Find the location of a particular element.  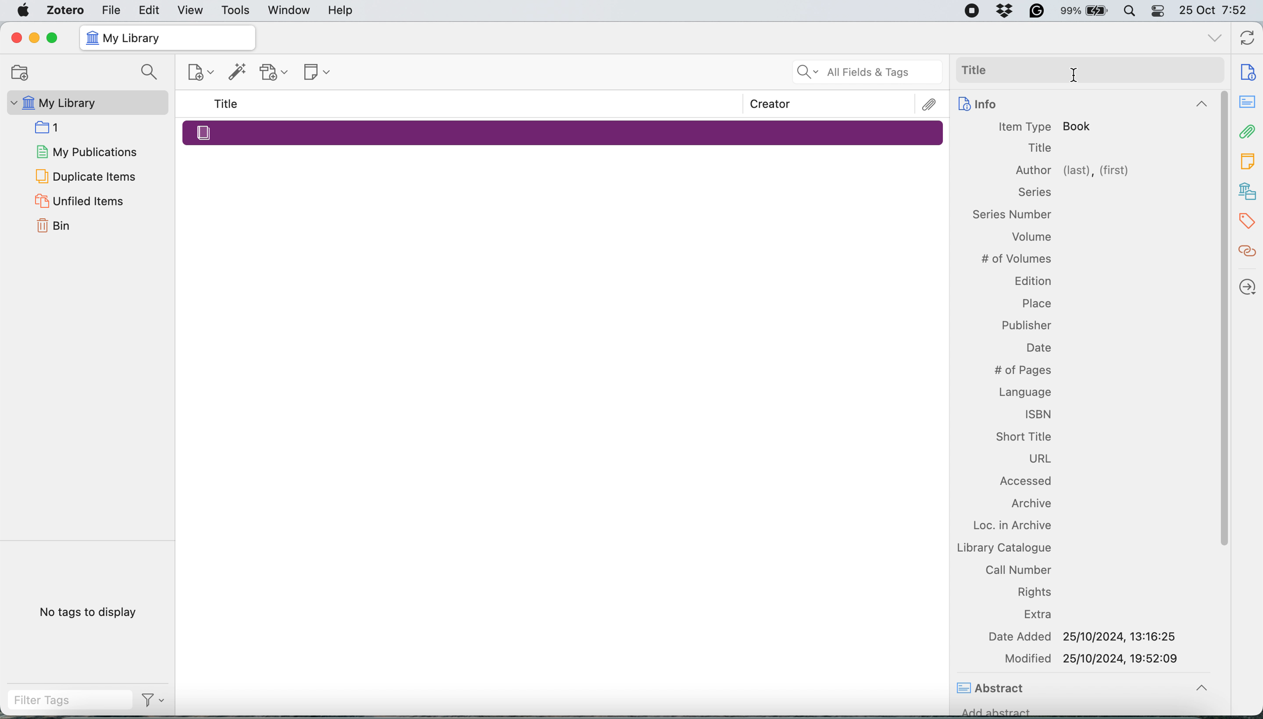

Citations is located at coordinates (1249, 251).